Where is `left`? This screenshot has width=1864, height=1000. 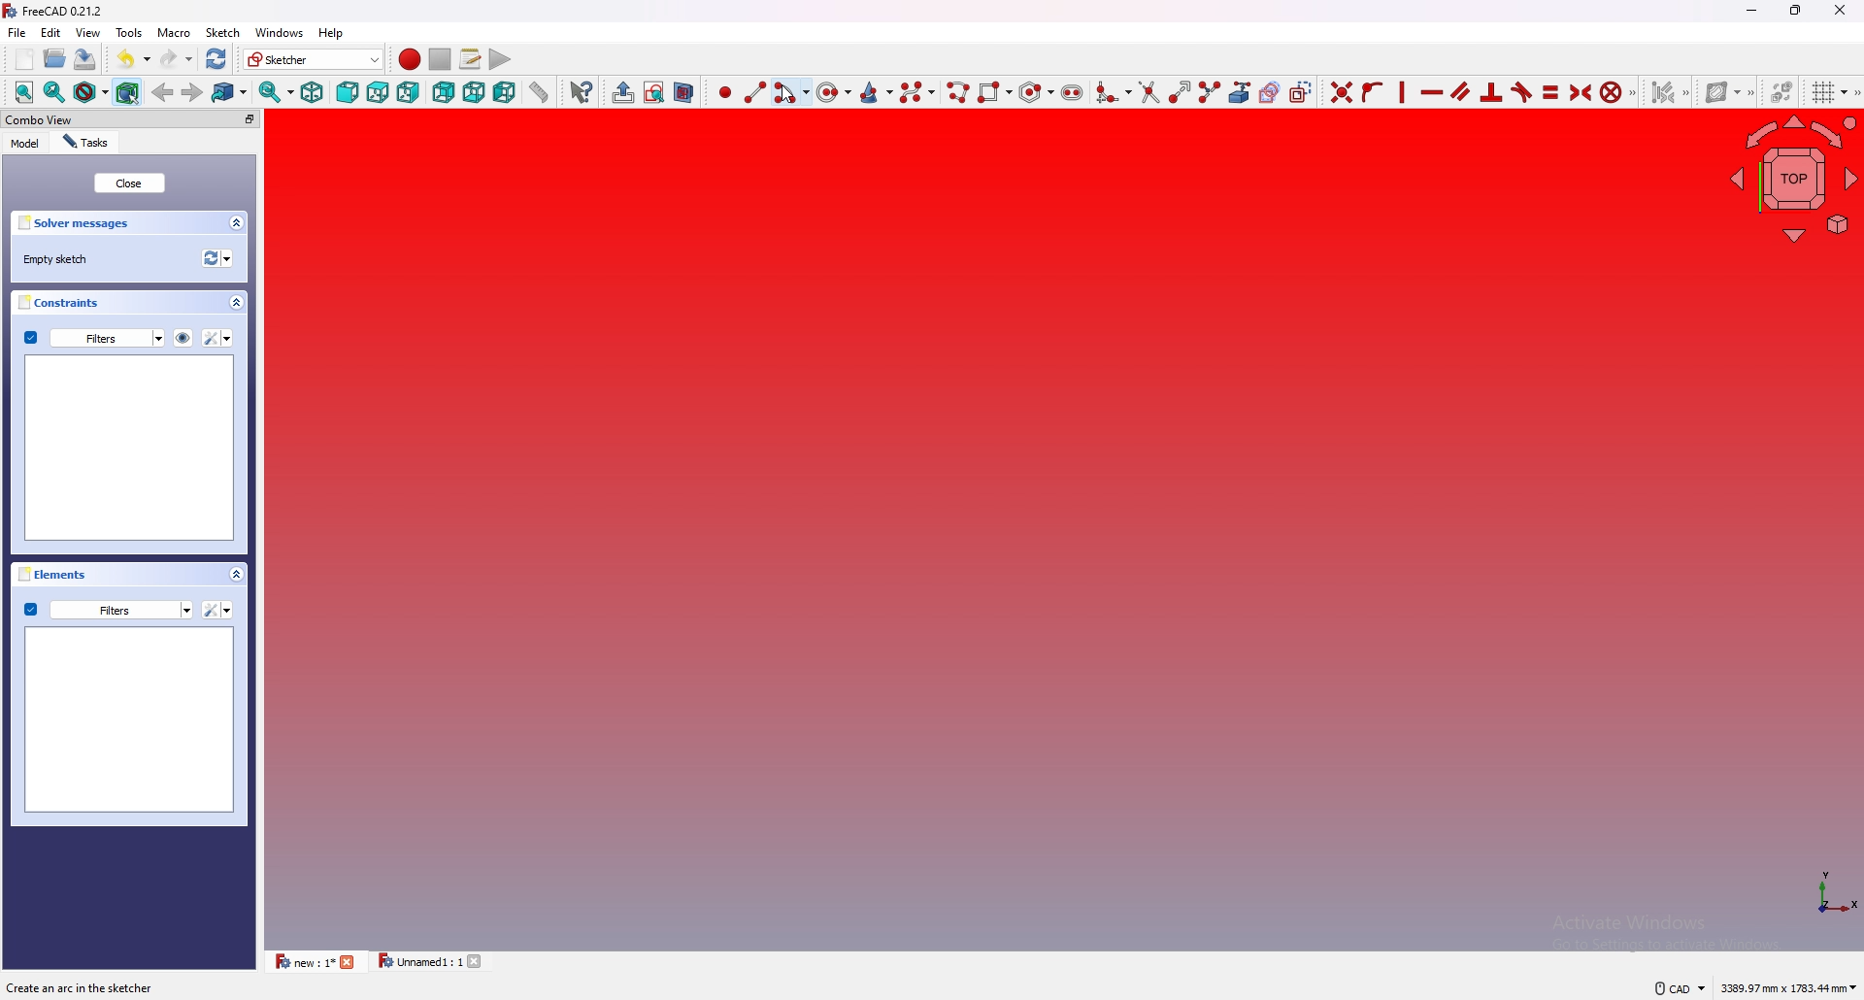
left is located at coordinates (506, 92).